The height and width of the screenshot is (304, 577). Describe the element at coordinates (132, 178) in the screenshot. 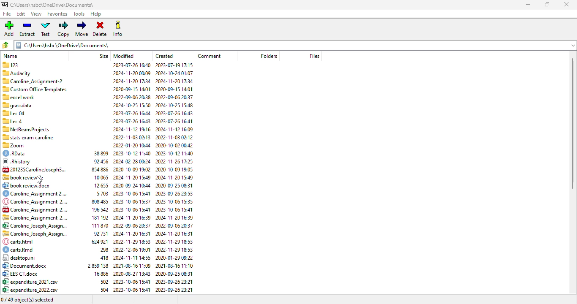

I see `modified date & time` at that location.